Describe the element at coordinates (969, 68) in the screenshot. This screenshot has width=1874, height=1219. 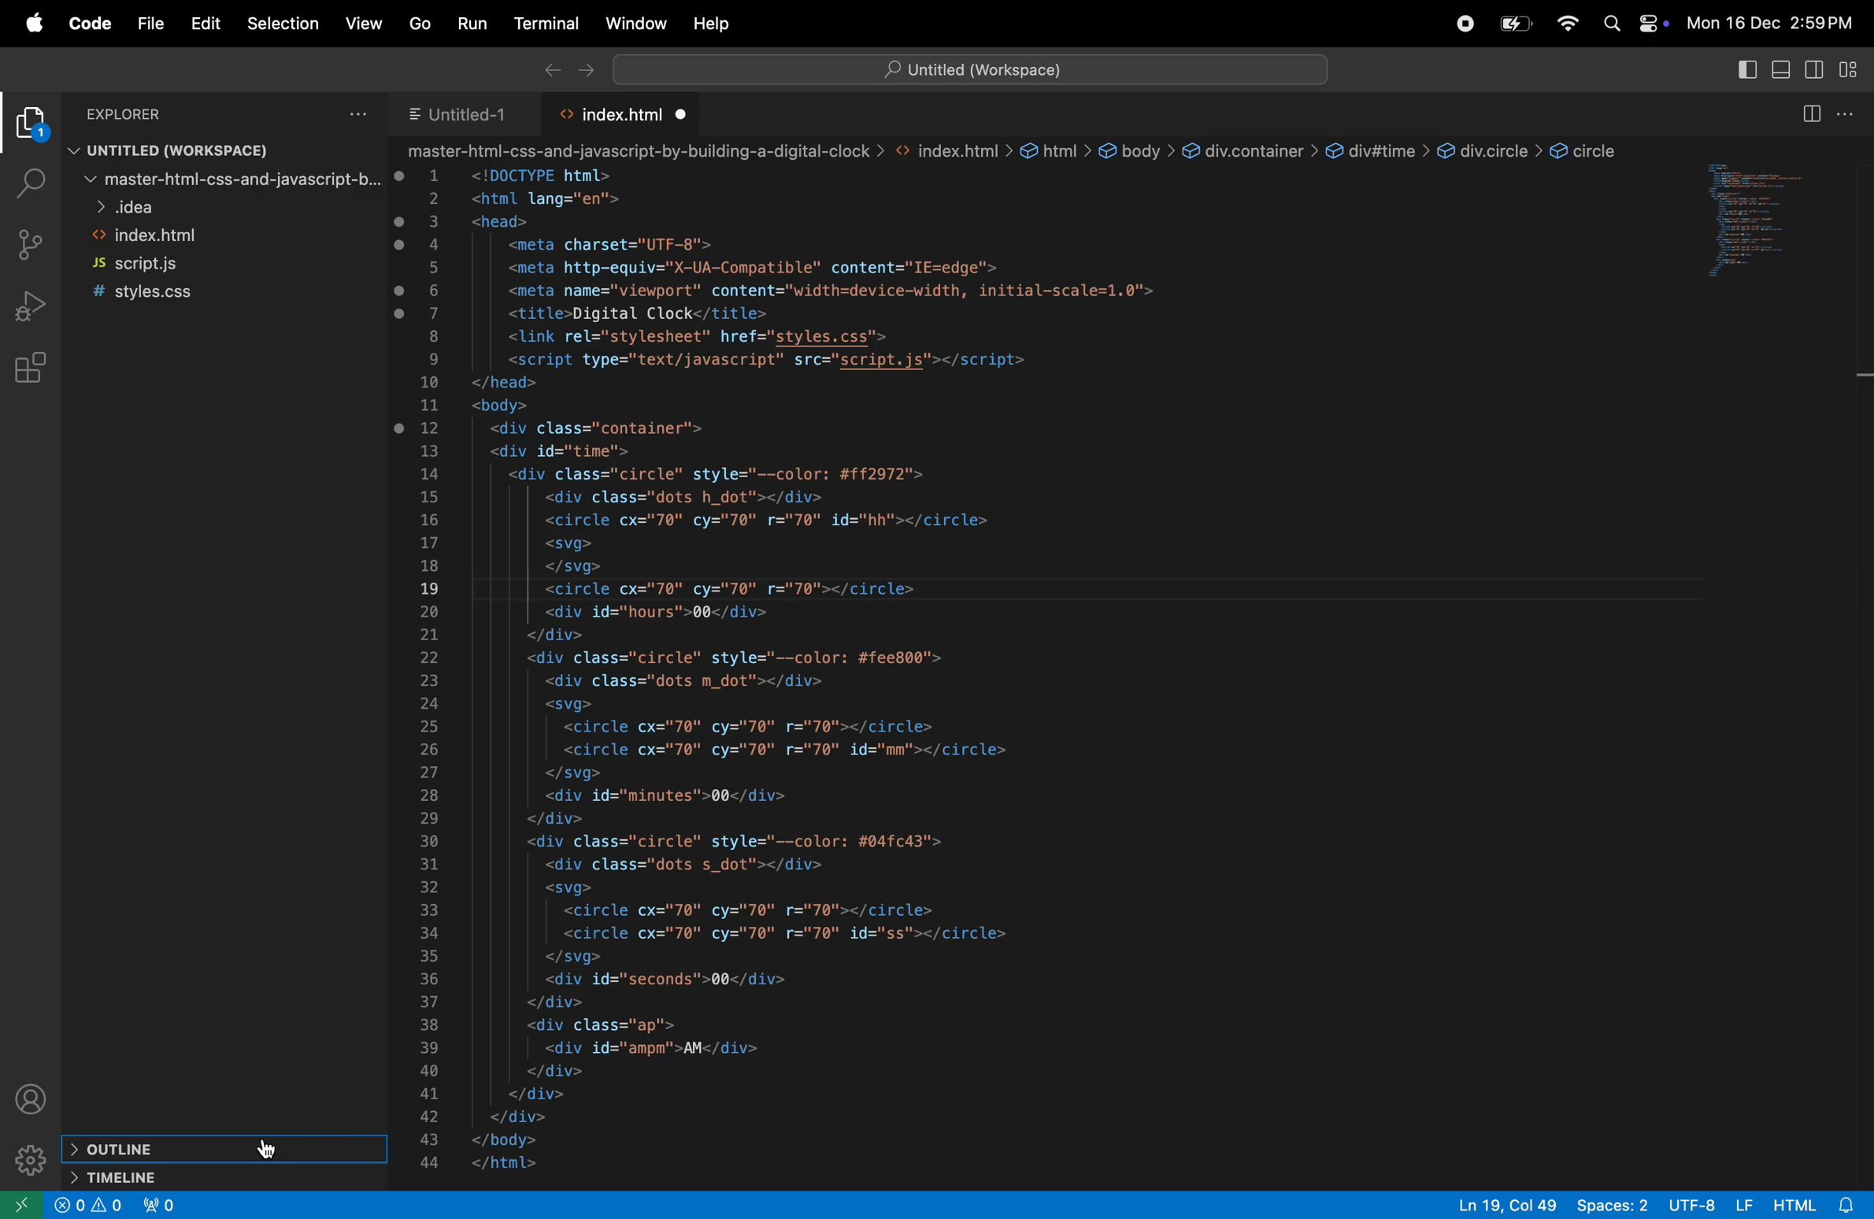
I see `untitled workspace` at that location.